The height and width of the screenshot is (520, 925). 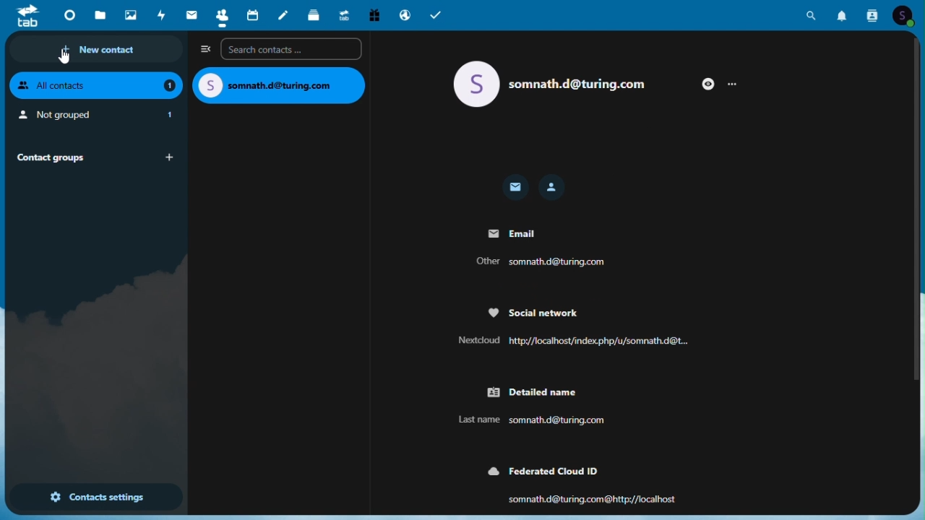 I want to click on New contact, so click(x=103, y=50).